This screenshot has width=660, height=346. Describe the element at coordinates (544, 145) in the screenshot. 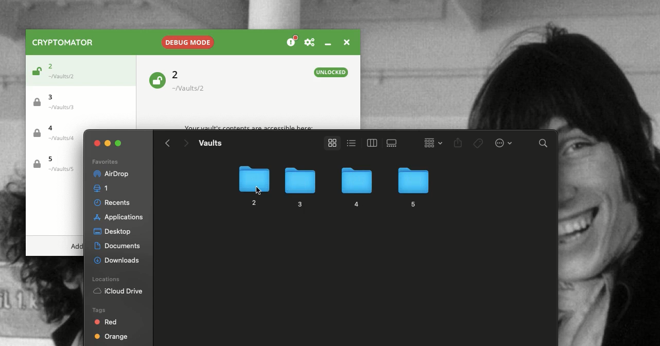

I see `Search` at that location.